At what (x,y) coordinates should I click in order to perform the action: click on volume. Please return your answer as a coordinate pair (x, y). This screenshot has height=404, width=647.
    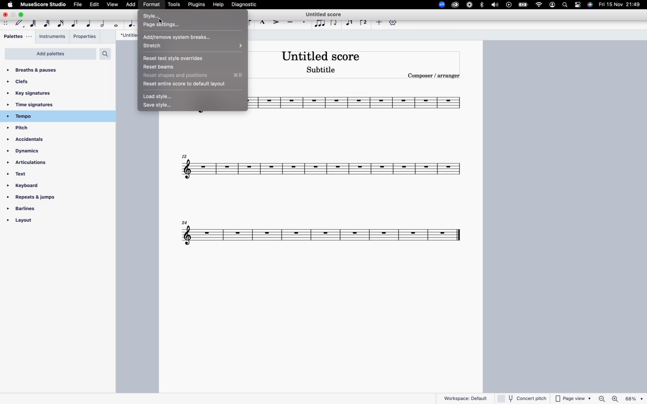
    Looking at the image, I should click on (494, 5).